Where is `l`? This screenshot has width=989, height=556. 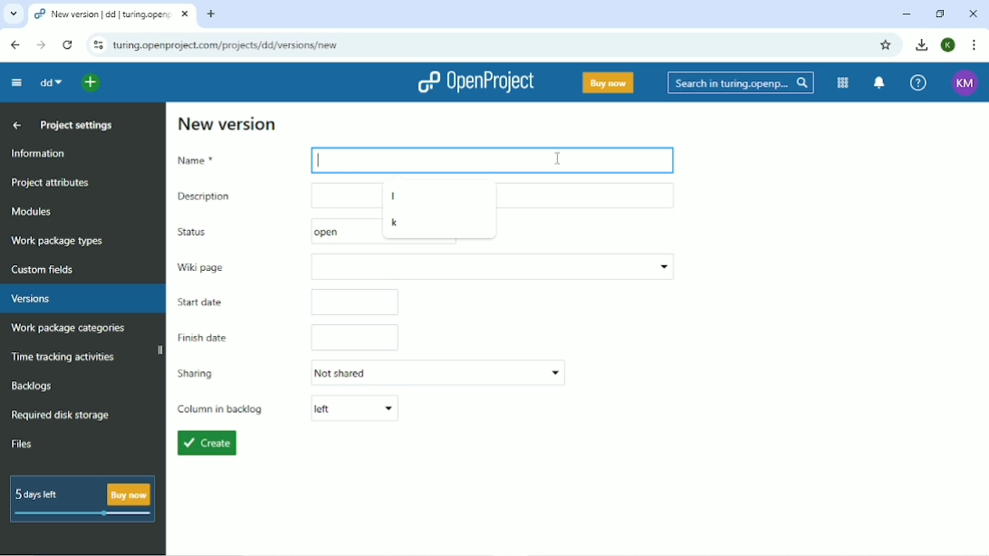
l is located at coordinates (394, 196).